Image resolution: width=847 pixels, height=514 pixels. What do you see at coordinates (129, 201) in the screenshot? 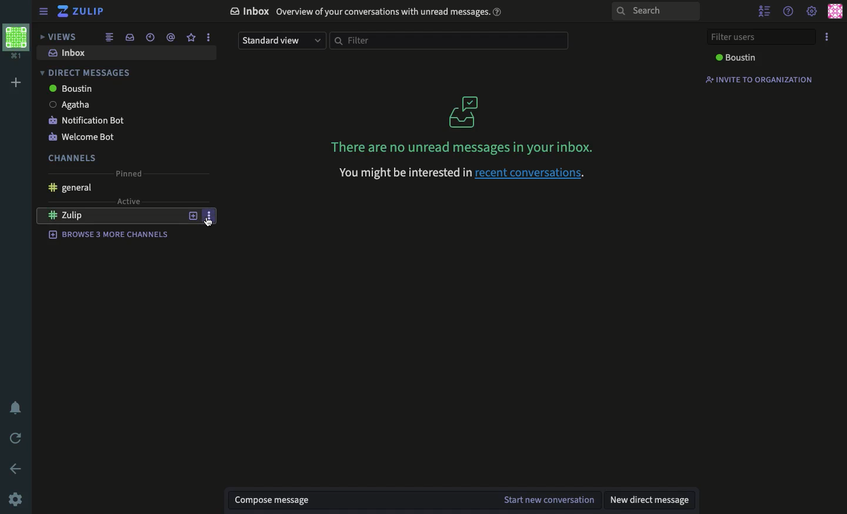
I see `active` at bounding box center [129, 201].